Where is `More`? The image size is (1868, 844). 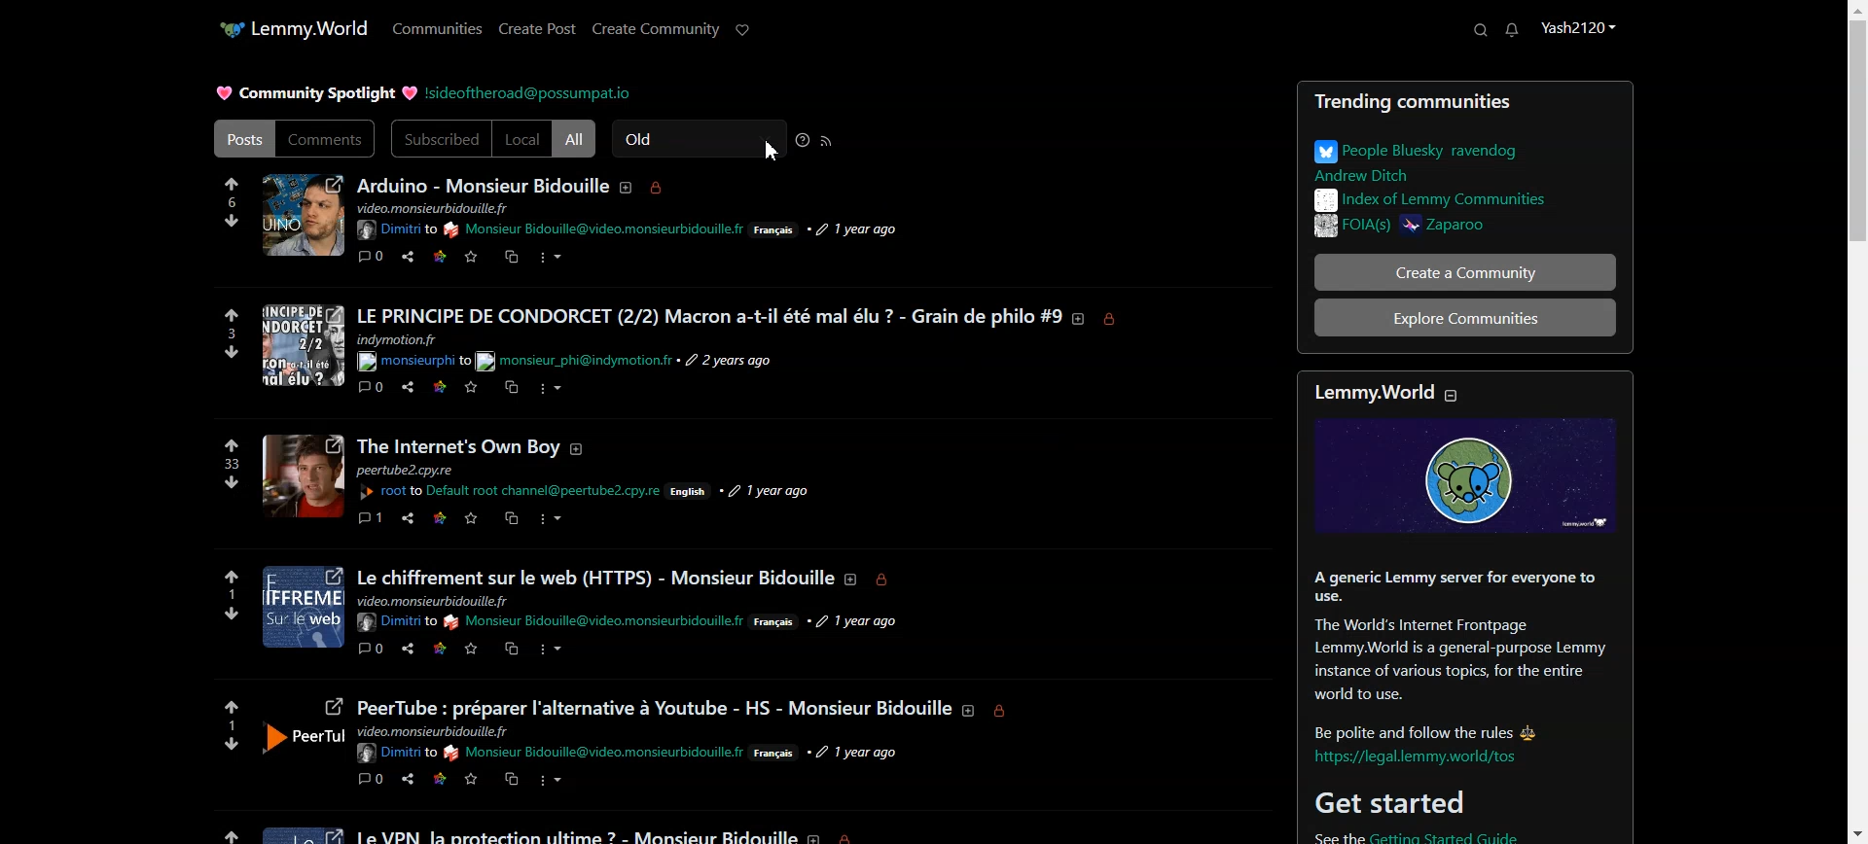
More is located at coordinates (550, 258).